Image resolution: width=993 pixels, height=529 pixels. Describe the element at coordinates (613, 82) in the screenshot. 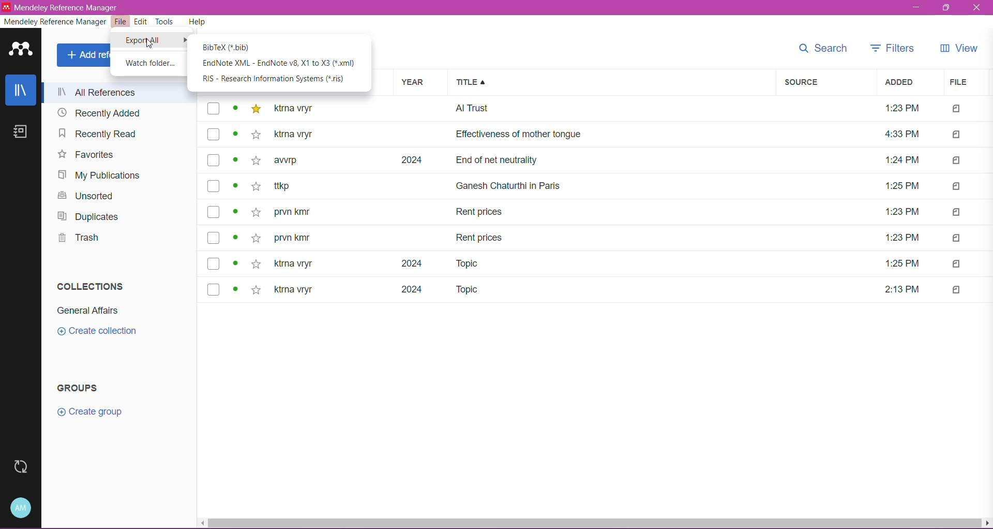

I see `Title` at that location.